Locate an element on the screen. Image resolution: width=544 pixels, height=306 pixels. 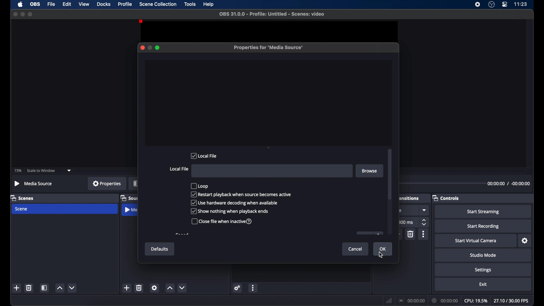
control center is located at coordinates (504, 4).